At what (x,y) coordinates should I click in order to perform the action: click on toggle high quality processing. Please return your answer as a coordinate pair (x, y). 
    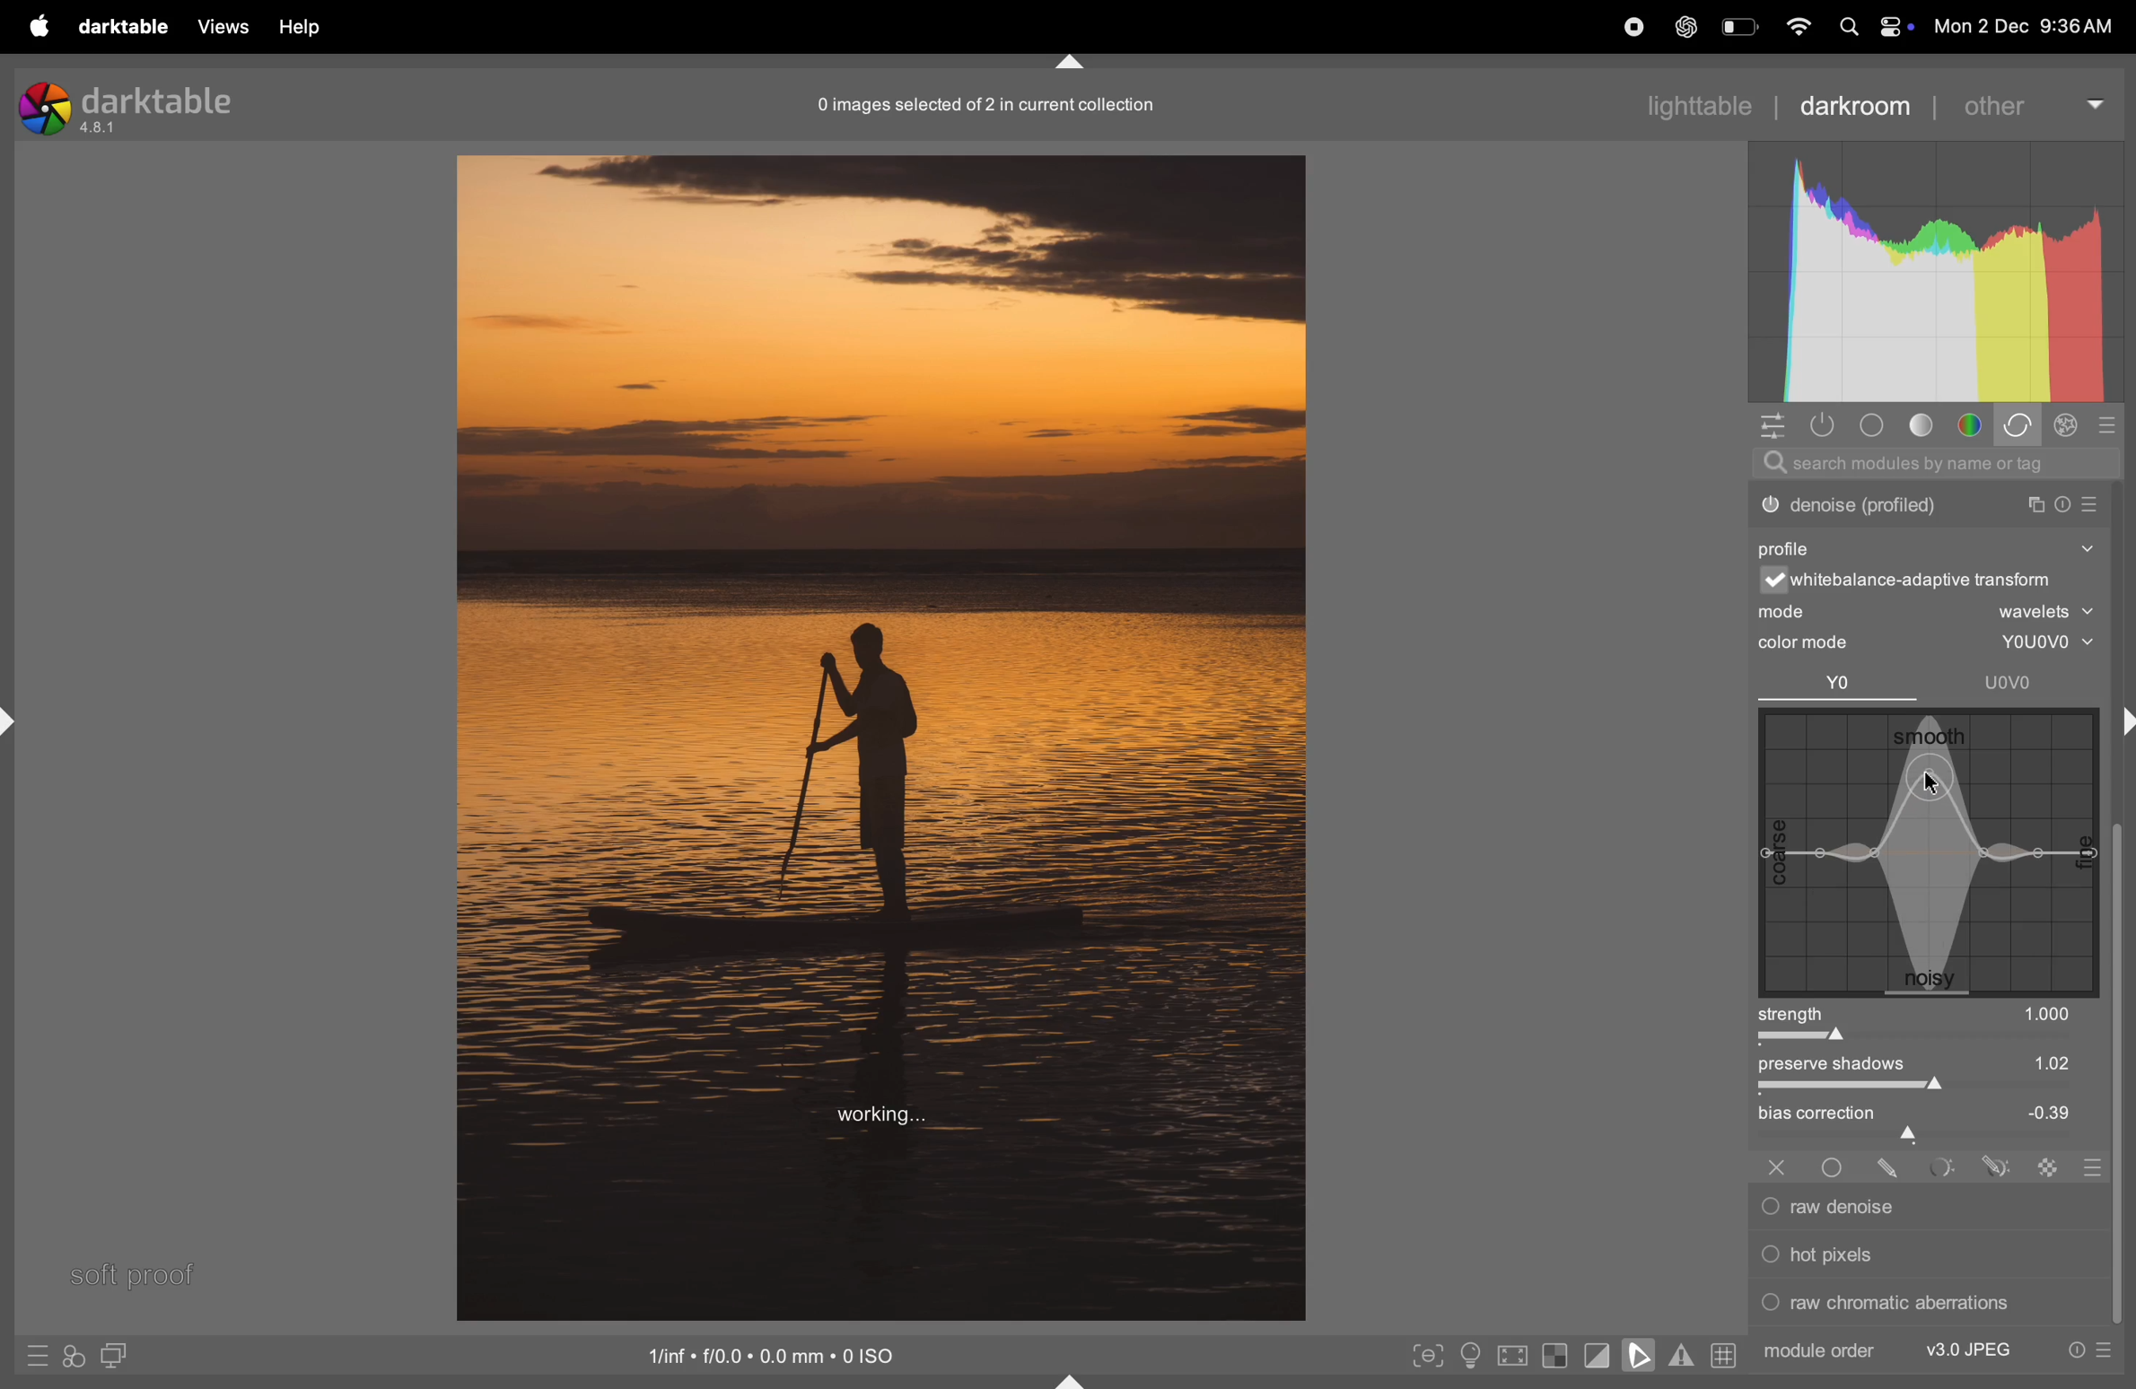
    Looking at the image, I should click on (1513, 1355).